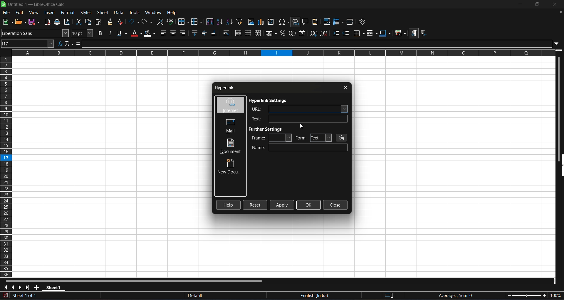 The height and width of the screenshot is (300, 564). What do you see at coordinates (183, 33) in the screenshot?
I see `align right` at bounding box center [183, 33].